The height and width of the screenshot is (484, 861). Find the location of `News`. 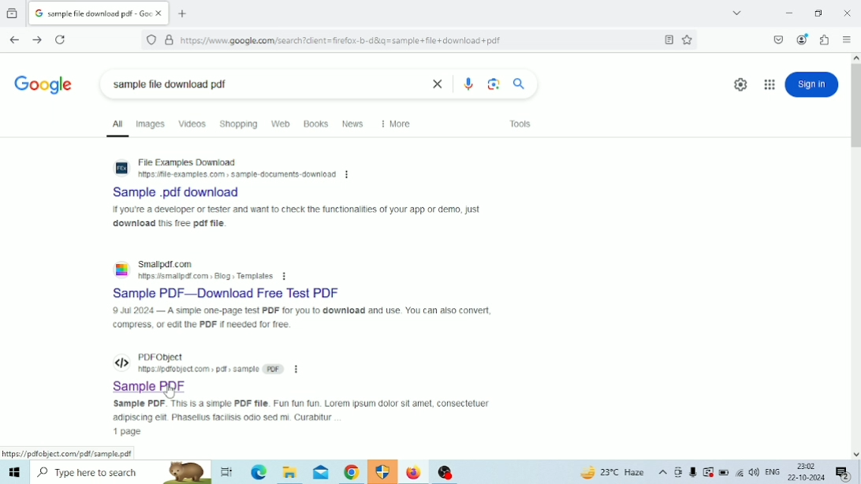

News is located at coordinates (355, 124).